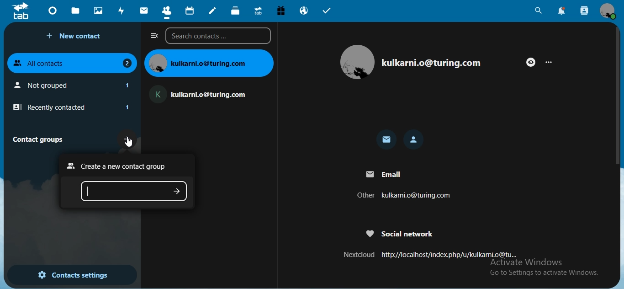 The image size is (624, 289). What do you see at coordinates (400, 233) in the screenshot?
I see `® Social network` at bounding box center [400, 233].